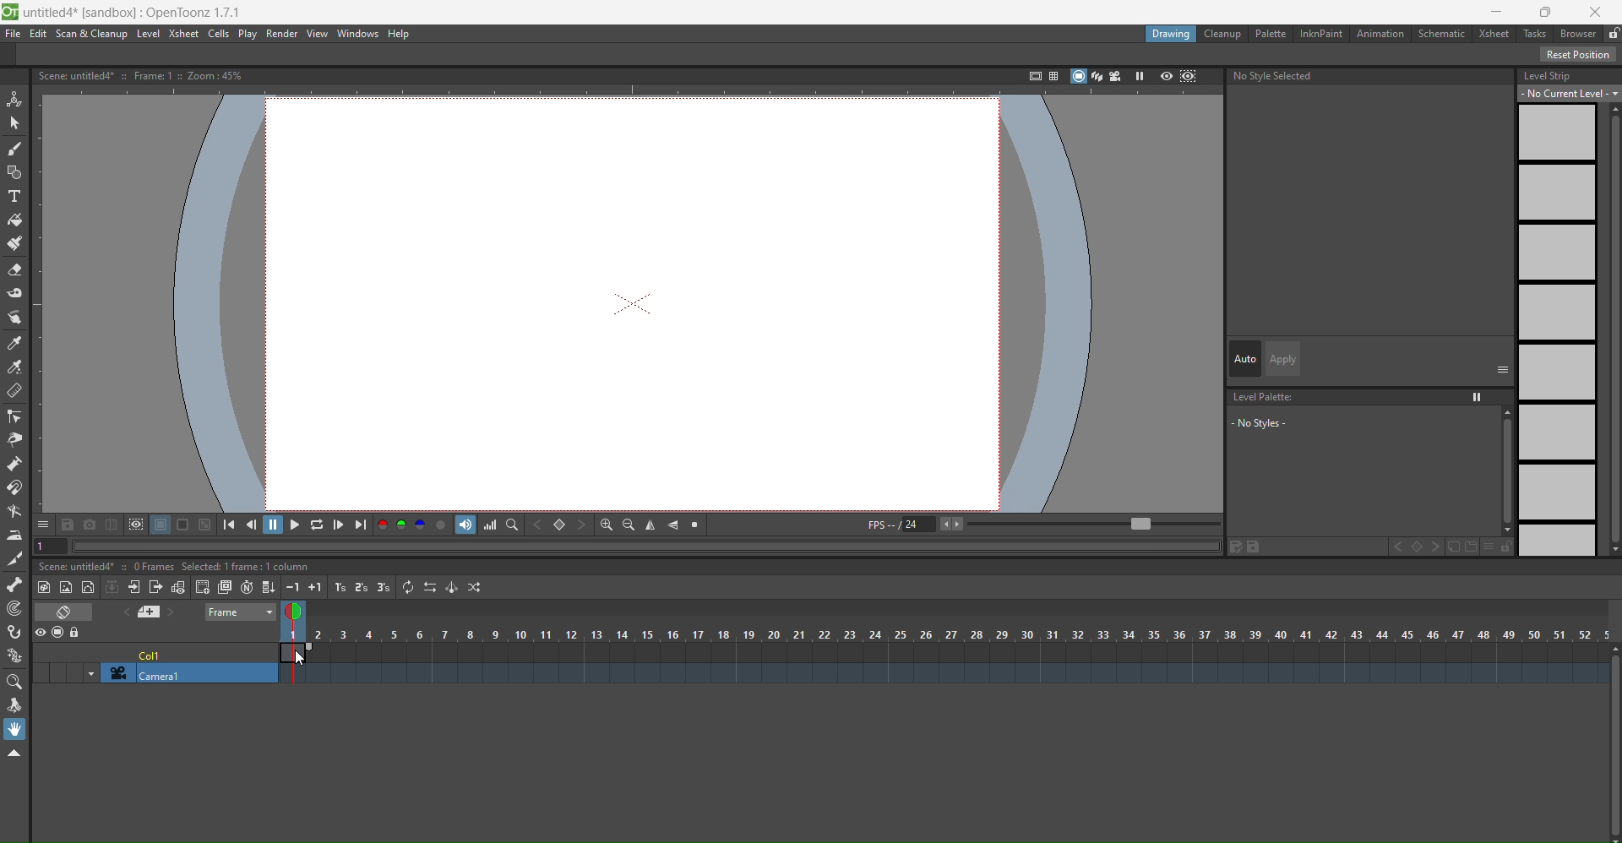 The height and width of the screenshot is (843, 1622). I want to click on tool, so click(205, 524).